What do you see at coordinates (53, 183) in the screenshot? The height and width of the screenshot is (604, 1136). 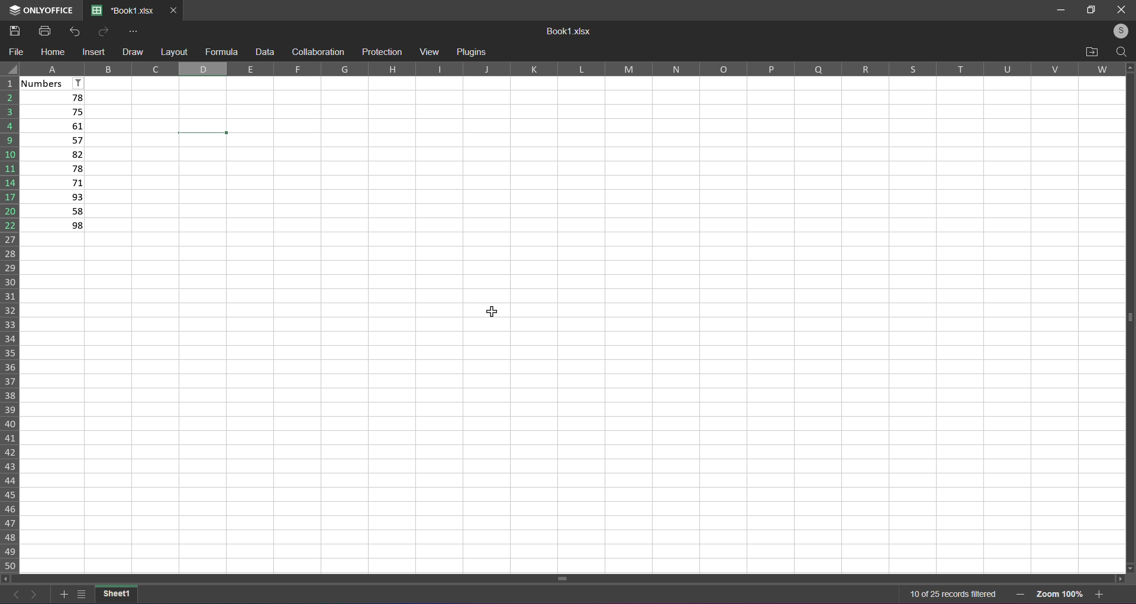 I see `71` at bounding box center [53, 183].